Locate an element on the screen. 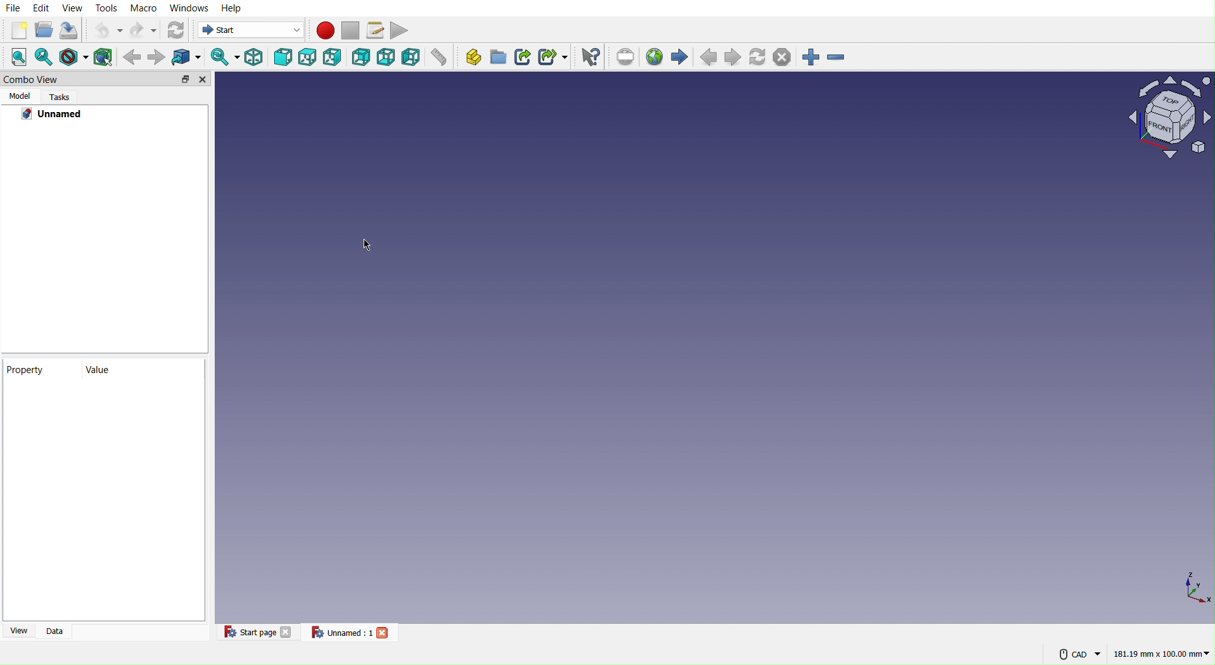  Execute a recorded macro is located at coordinates (375, 29).